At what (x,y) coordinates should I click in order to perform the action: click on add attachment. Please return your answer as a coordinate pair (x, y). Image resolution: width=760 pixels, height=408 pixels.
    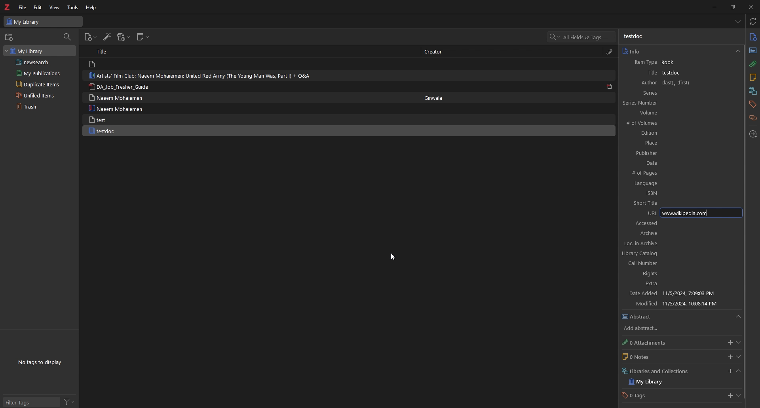
    Looking at the image, I should click on (124, 37).